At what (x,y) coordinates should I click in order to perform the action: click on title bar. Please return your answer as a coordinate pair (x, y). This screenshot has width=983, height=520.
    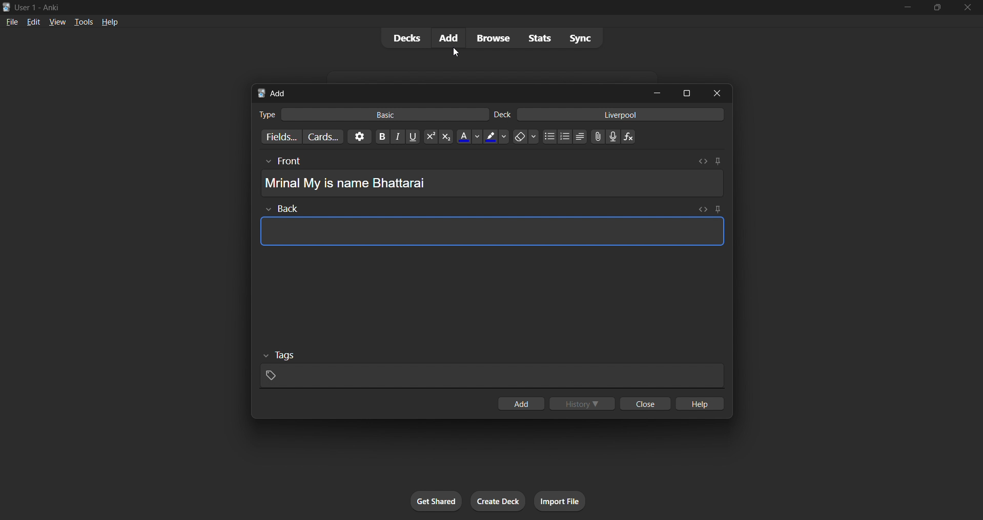
    Looking at the image, I should click on (434, 6).